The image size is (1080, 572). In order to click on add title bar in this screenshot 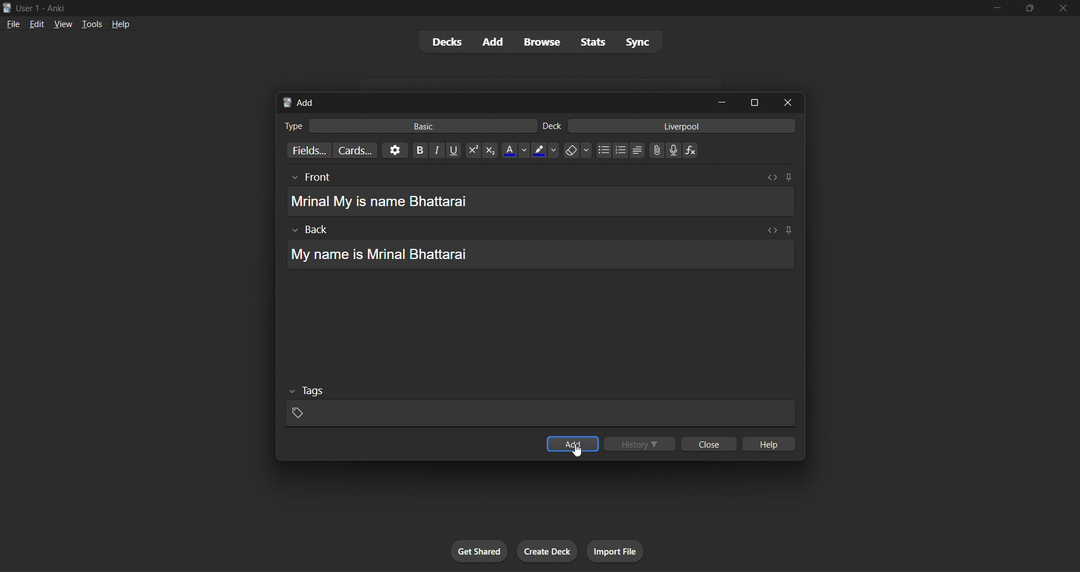, I will do `click(486, 101)`.